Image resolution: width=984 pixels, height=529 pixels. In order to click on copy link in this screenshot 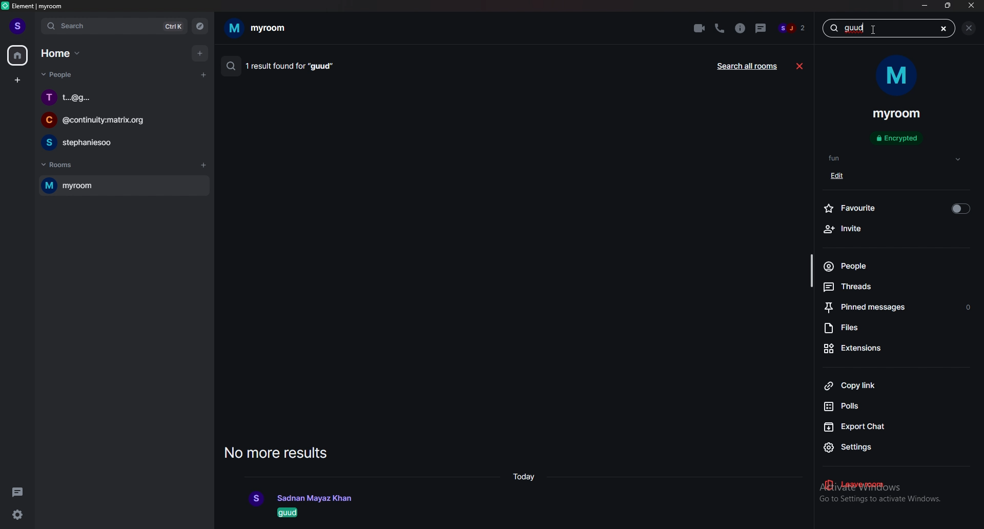, I will do `click(876, 385)`.